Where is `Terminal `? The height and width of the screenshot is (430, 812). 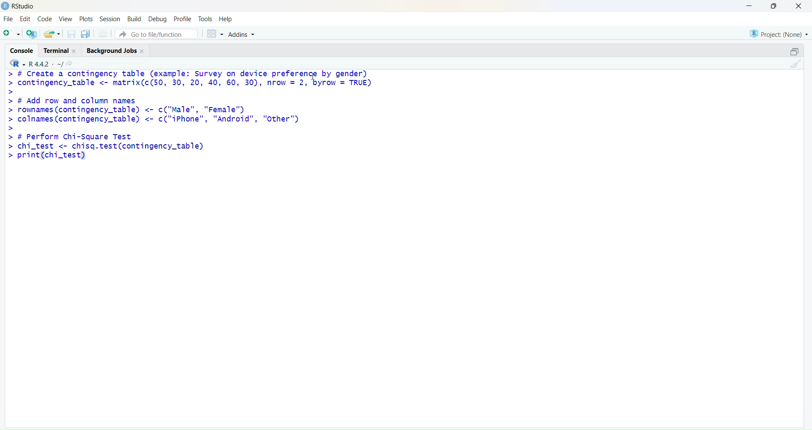 Terminal  is located at coordinates (56, 51).